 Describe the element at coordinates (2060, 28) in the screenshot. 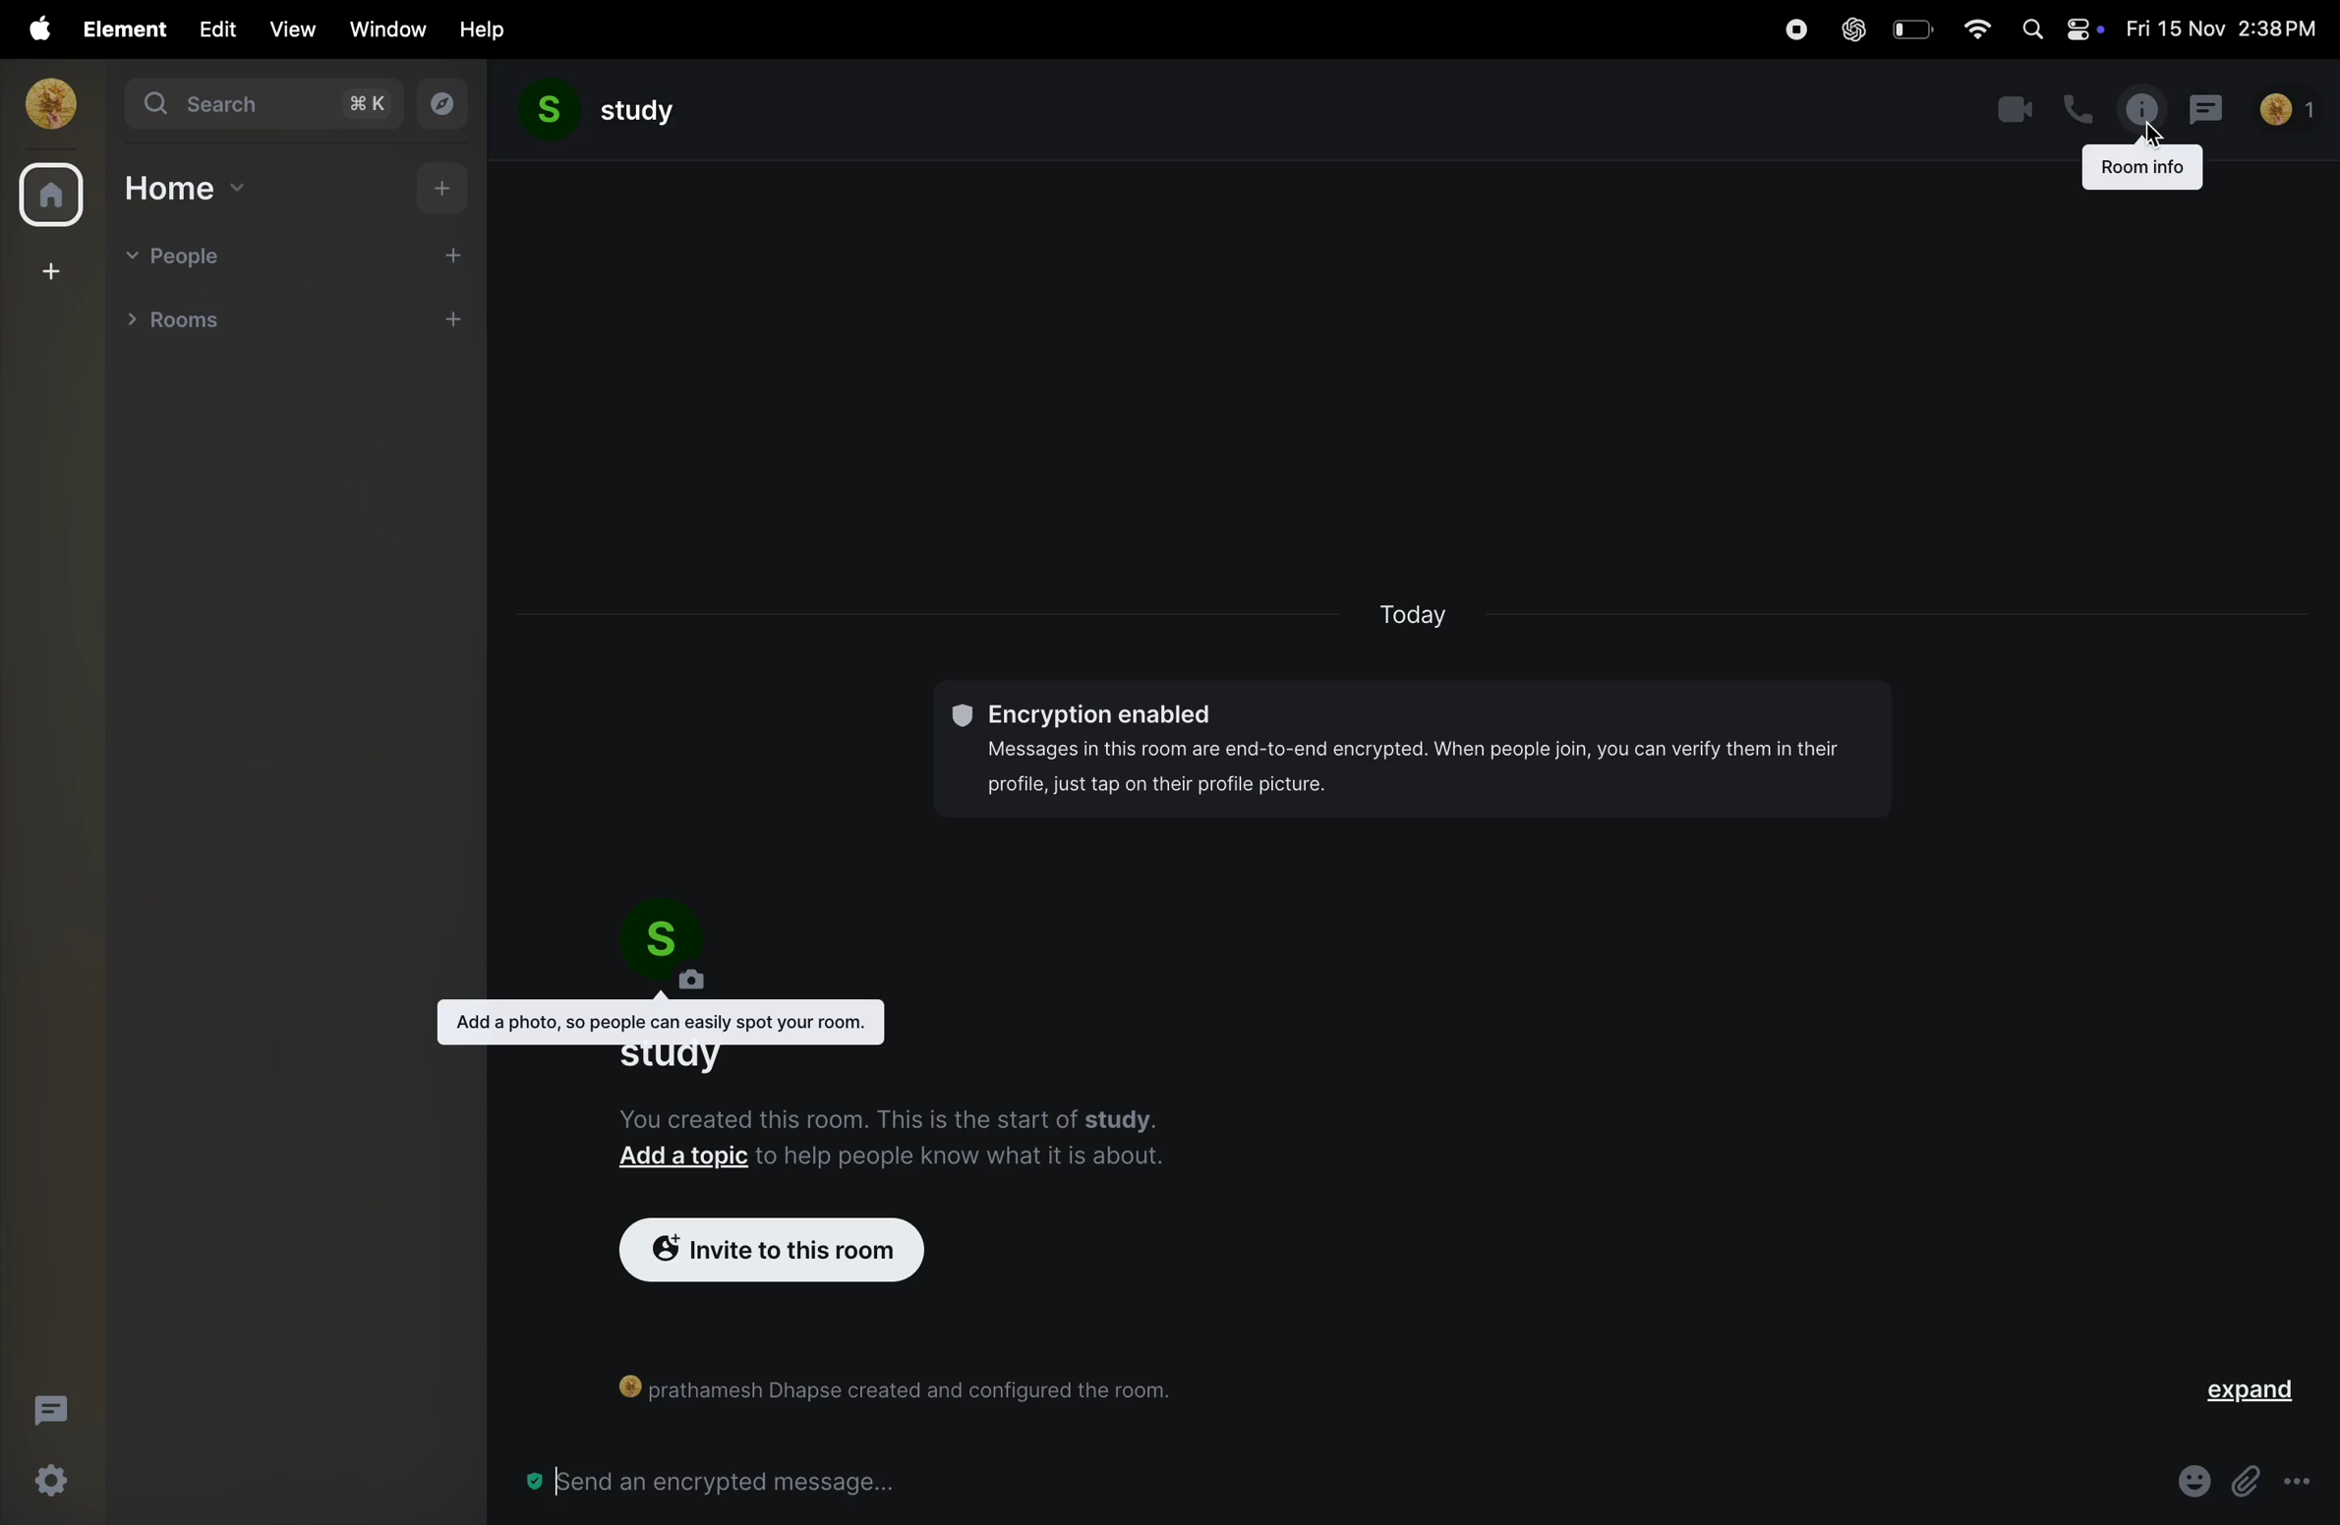

I see `apple widgets` at that location.